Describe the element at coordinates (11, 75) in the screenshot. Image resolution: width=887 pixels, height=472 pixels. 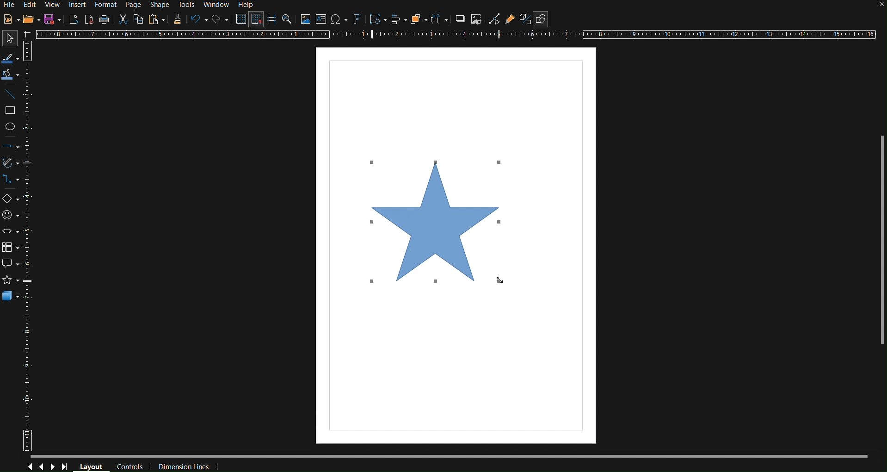
I see `Fill Color` at that location.